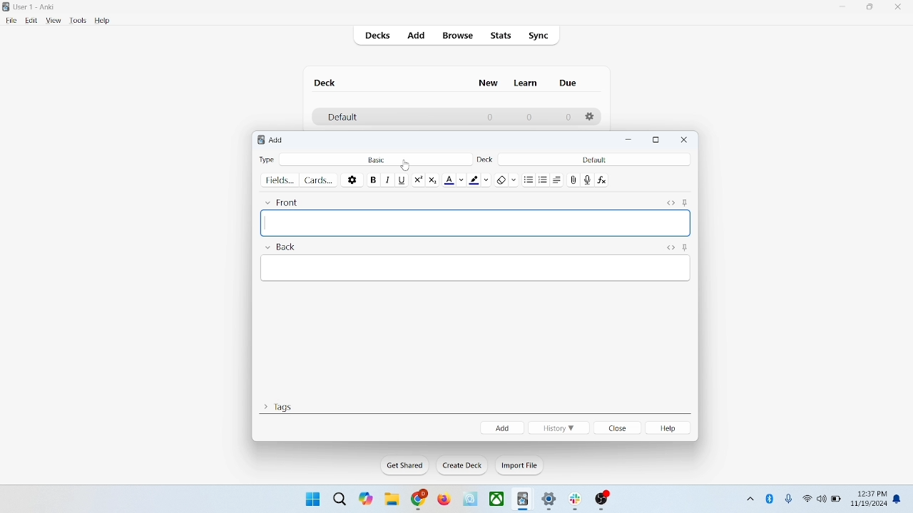 The image size is (913, 513). What do you see at coordinates (418, 180) in the screenshot?
I see `superscript` at bounding box center [418, 180].